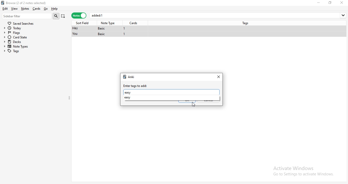 The width and height of the screenshot is (348, 184). What do you see at coordinates (130, 98) in the screenshot?
I see `easy` at bounding box center [130, 98].